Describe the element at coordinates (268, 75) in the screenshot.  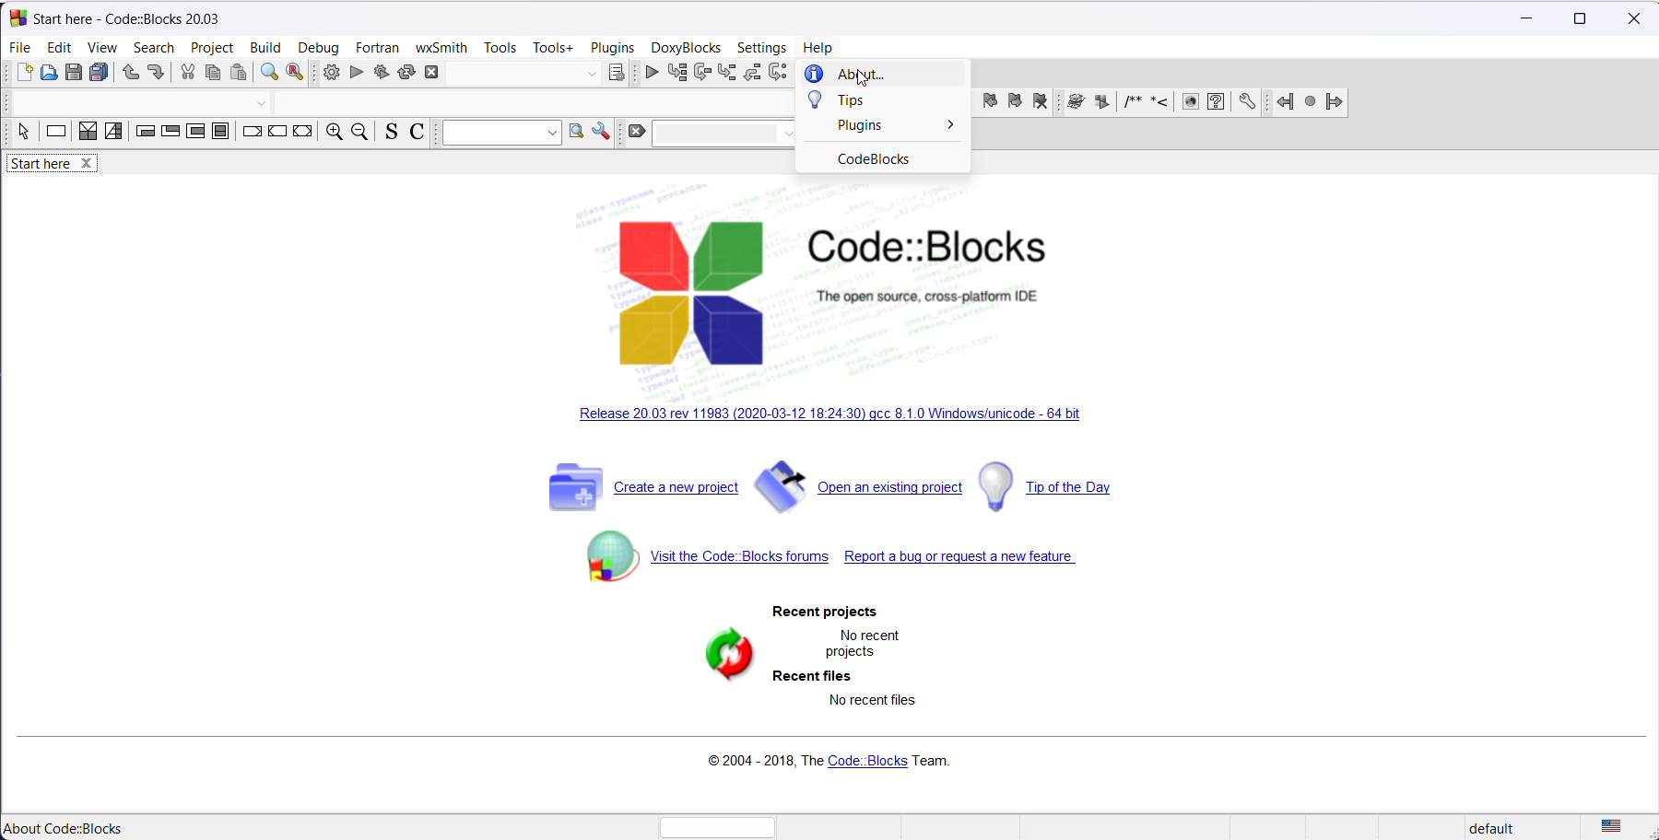
I see `find` at that location.